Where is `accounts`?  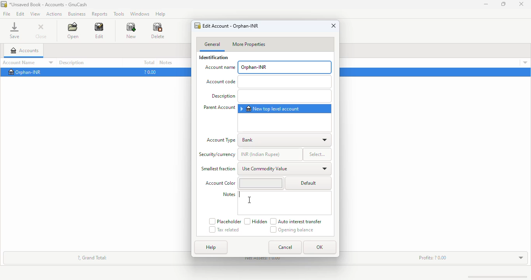
accounts is located at coordinates (24, 51).